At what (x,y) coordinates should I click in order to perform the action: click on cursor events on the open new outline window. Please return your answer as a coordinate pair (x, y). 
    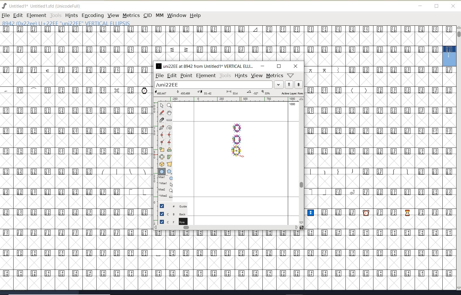
    Looking at the image, I should click on (166, 187).